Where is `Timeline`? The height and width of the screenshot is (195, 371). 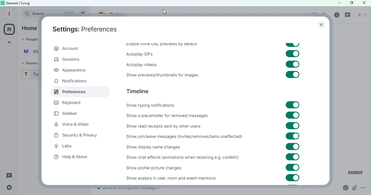 Timeline is located at coordinates (140, 91).